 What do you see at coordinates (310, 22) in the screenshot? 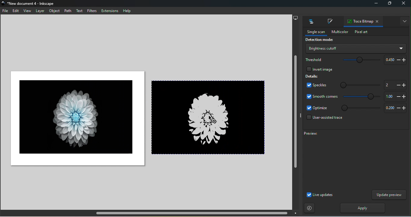
I see `Layers and objects` at bounding box center [310, 22].